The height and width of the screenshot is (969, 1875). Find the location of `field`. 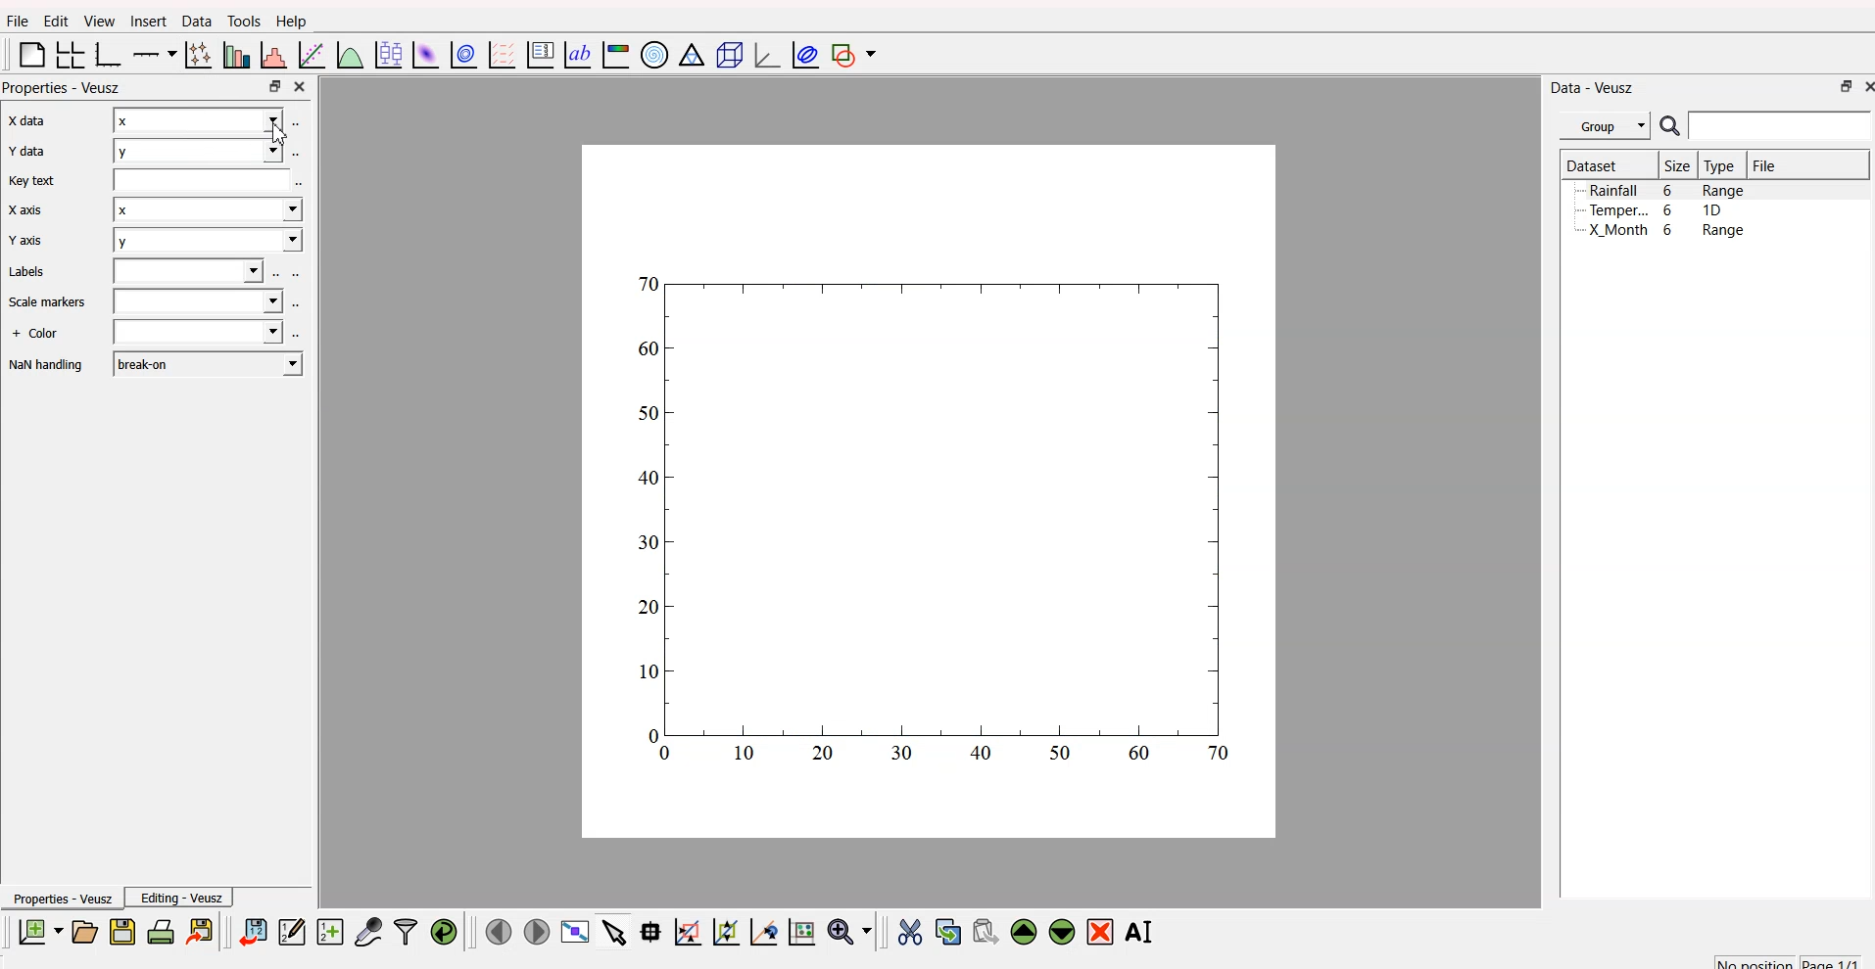

field is located at coordinates (191, 272).